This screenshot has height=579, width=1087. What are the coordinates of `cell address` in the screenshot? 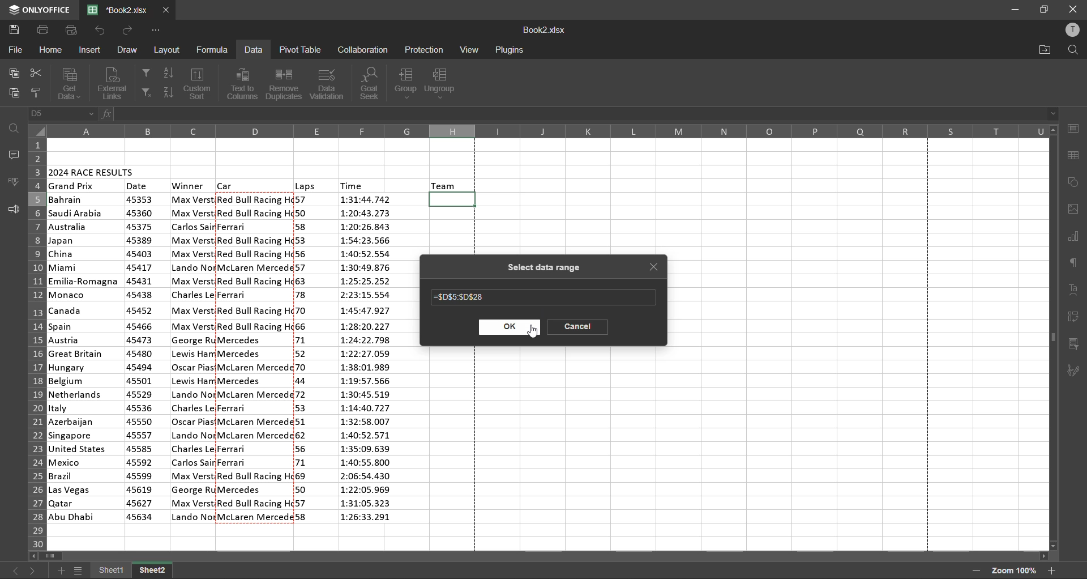 It's located at (63, 114).